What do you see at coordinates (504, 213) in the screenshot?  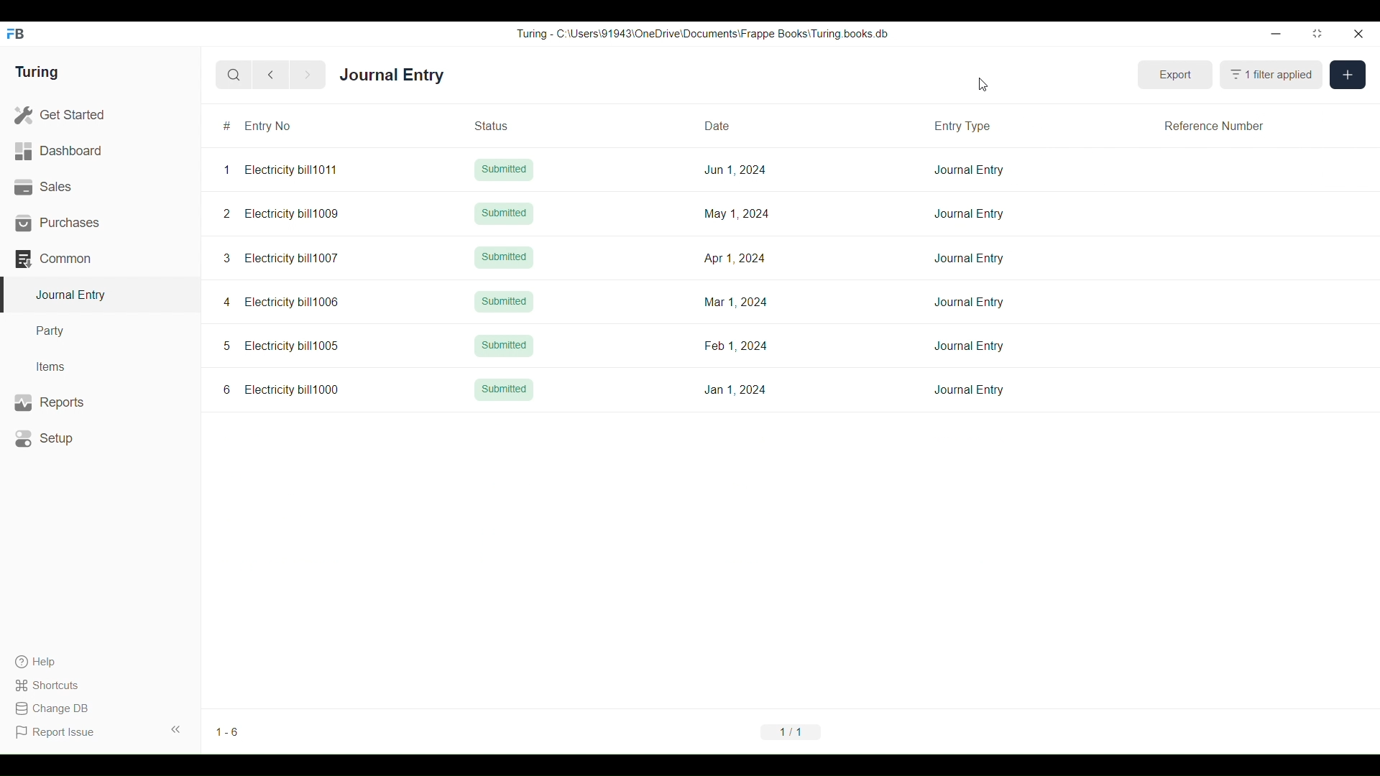 I see `Submitted` at bounding box center [504, 213].